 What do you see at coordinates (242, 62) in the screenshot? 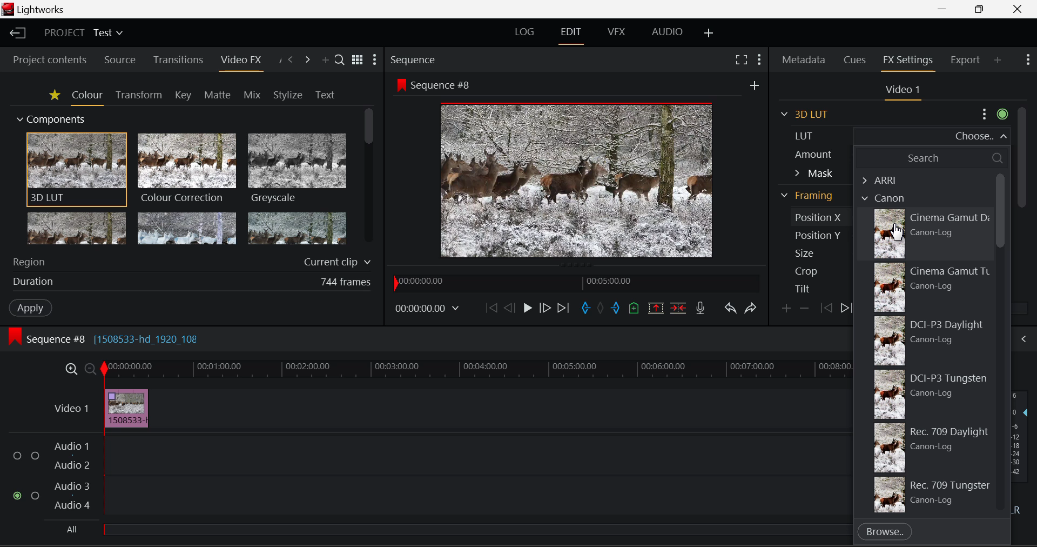
I see `Video FX Panel Open` at bounding box center [242, 62].